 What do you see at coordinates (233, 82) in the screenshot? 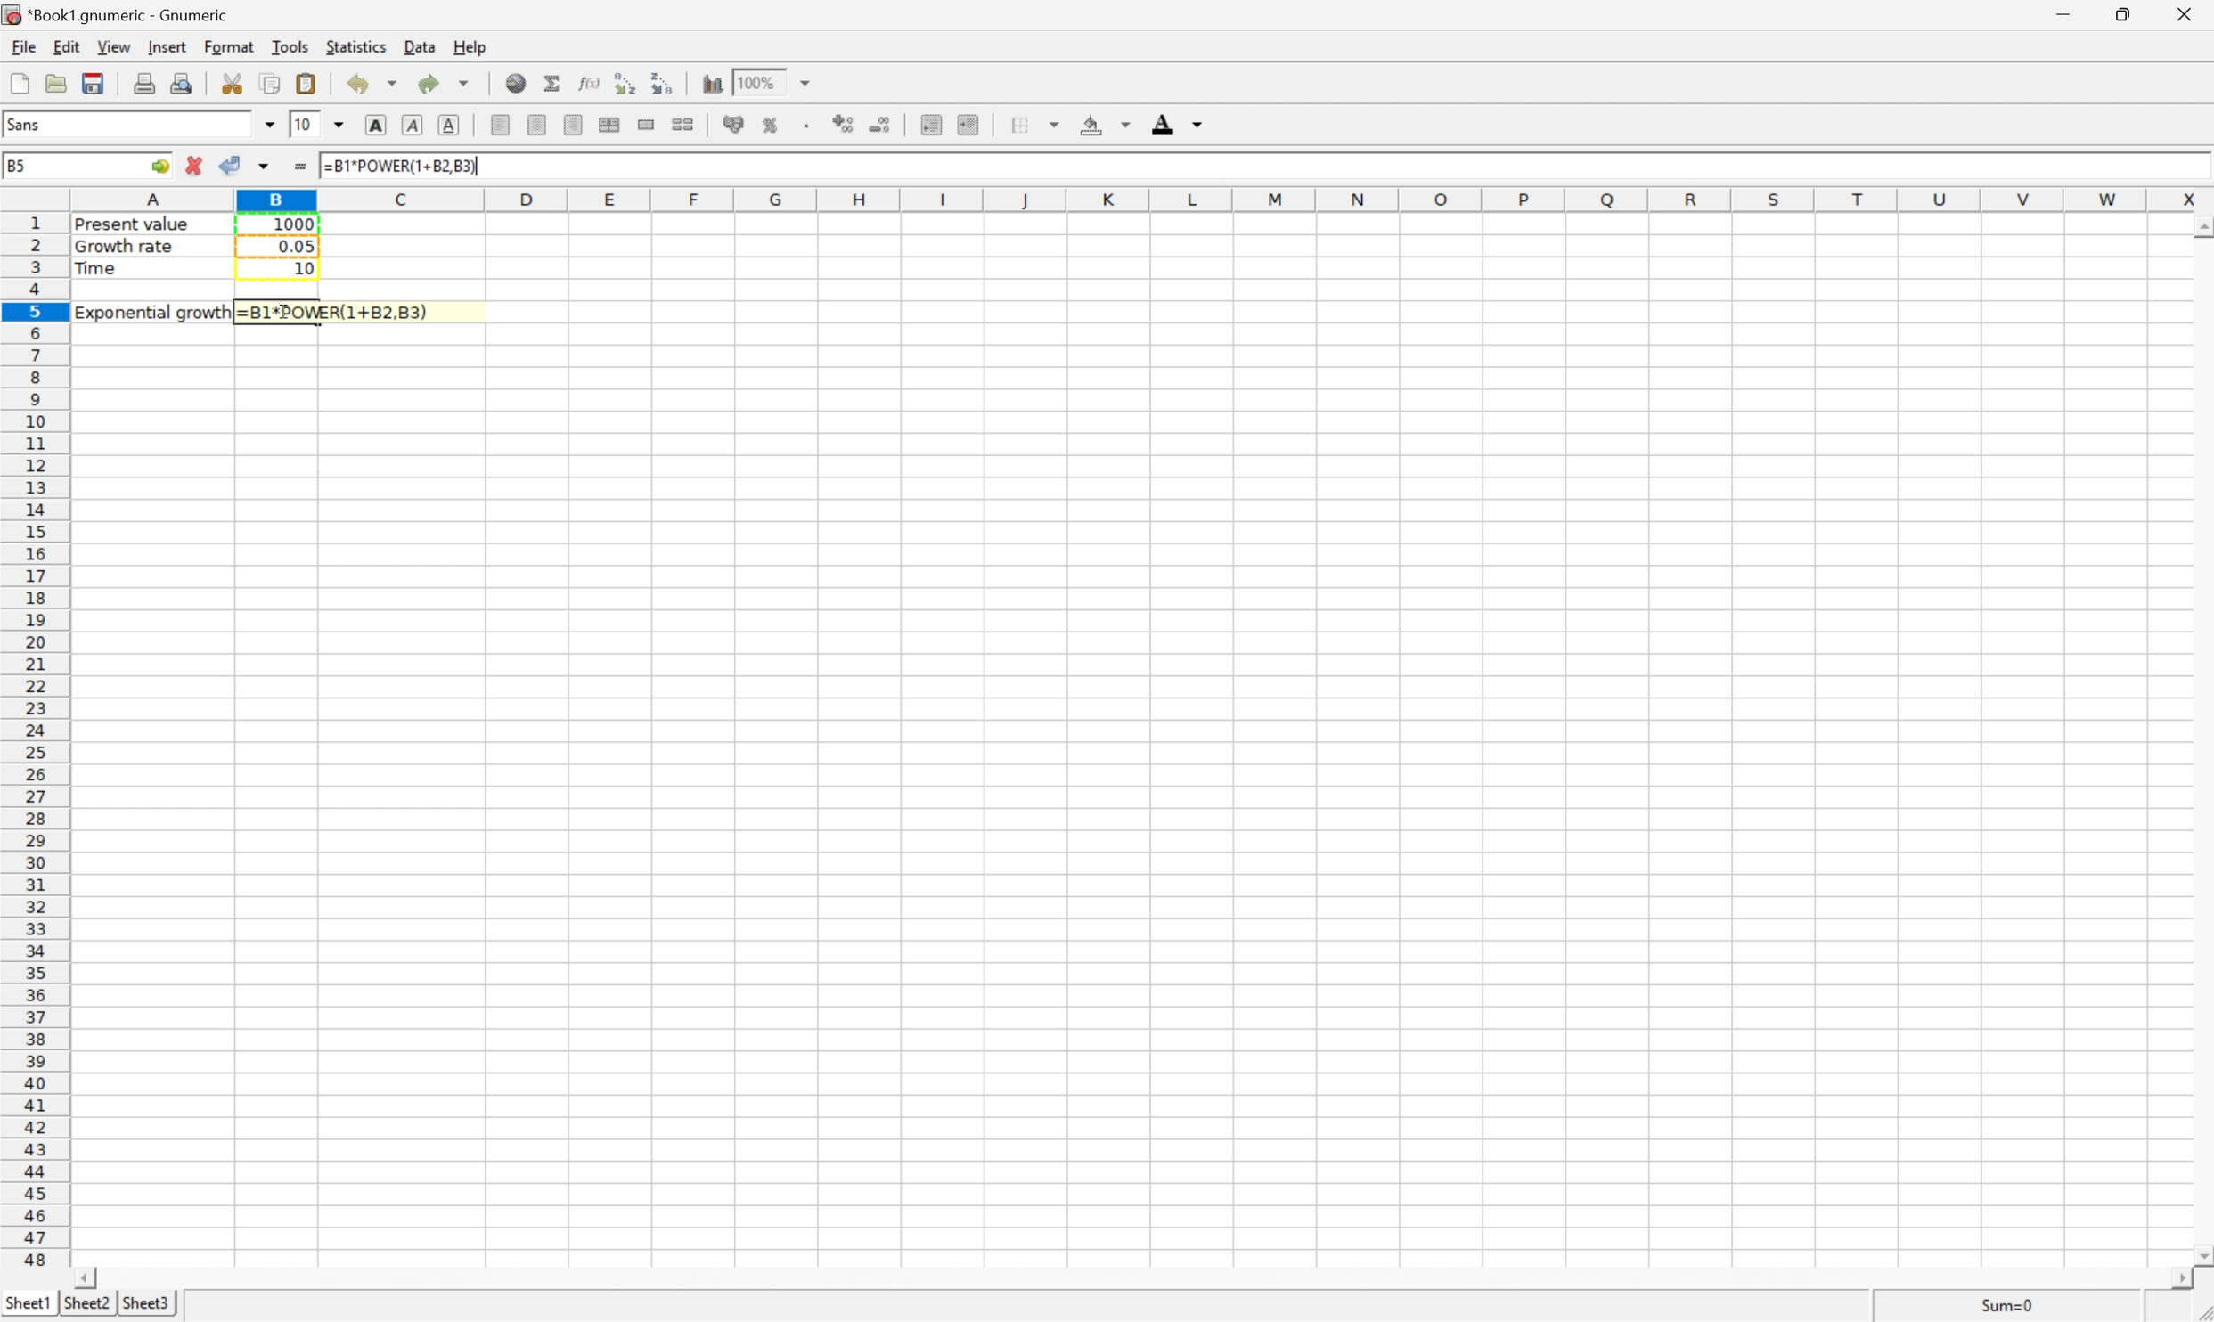
I see `Cut the selection` at bounding box center [233, 82].